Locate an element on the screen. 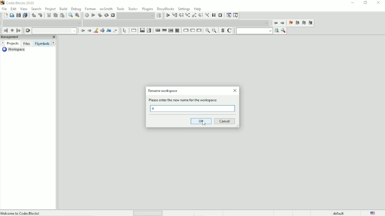 This screenshot has width=385, height=216. Step into instruction is located at coordinates (207, 15).